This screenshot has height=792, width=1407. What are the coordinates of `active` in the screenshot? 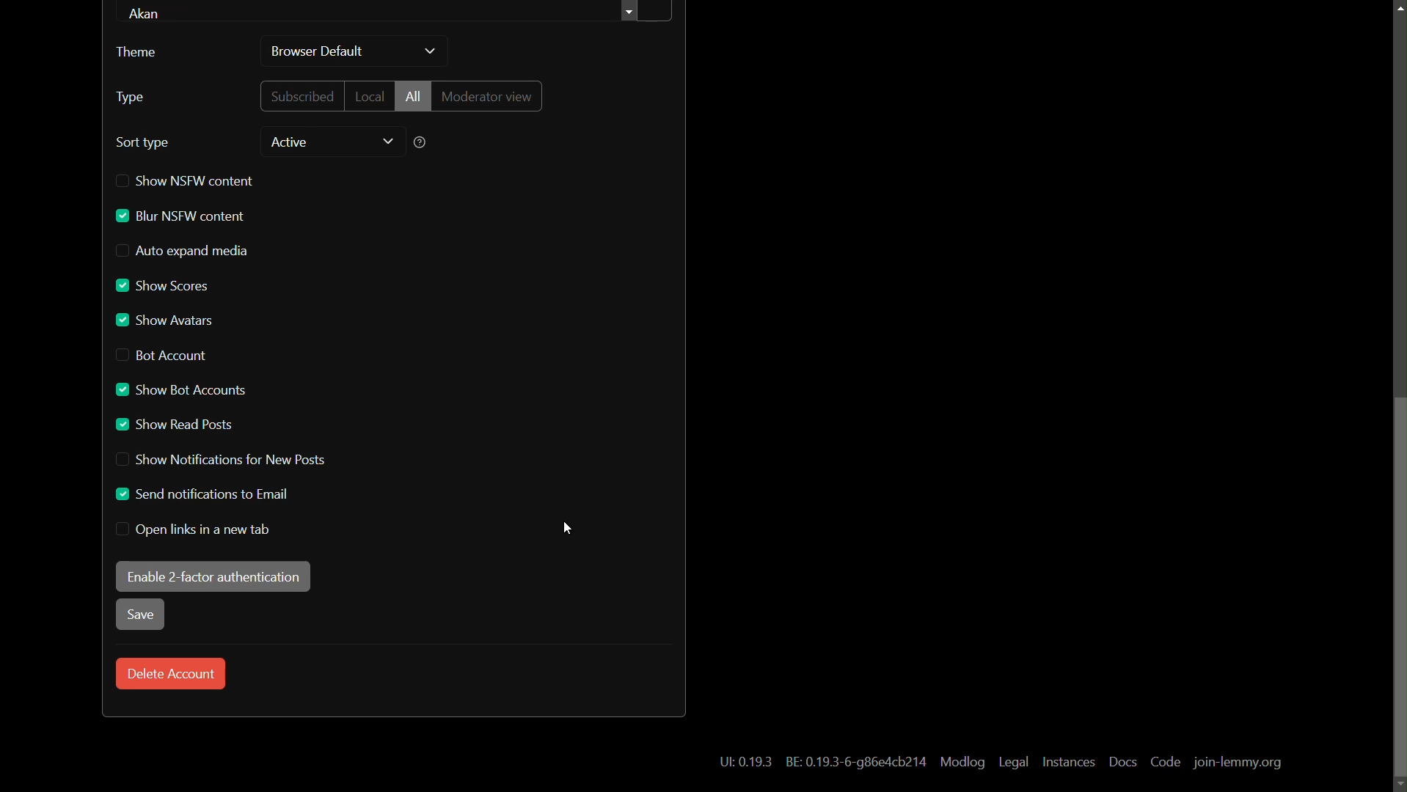 It's located at (290, 143).